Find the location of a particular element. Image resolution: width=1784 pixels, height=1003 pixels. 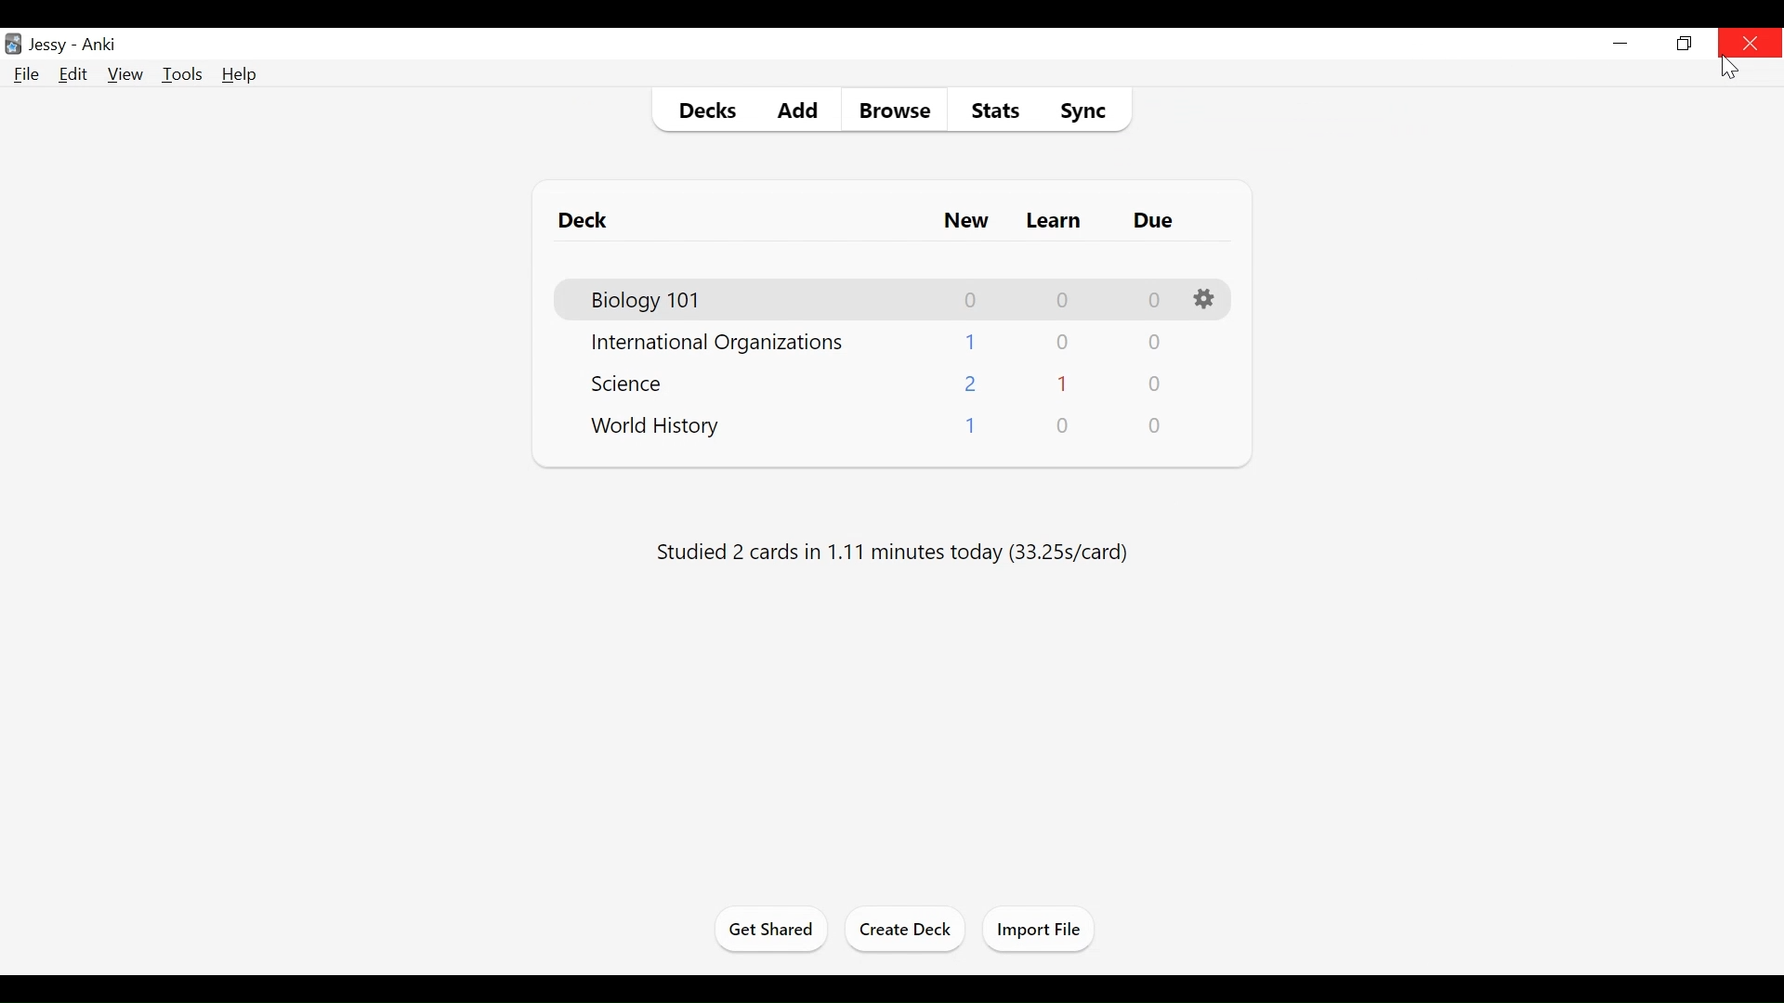

Learn Cards Count is located at coordinates (1064, 302).